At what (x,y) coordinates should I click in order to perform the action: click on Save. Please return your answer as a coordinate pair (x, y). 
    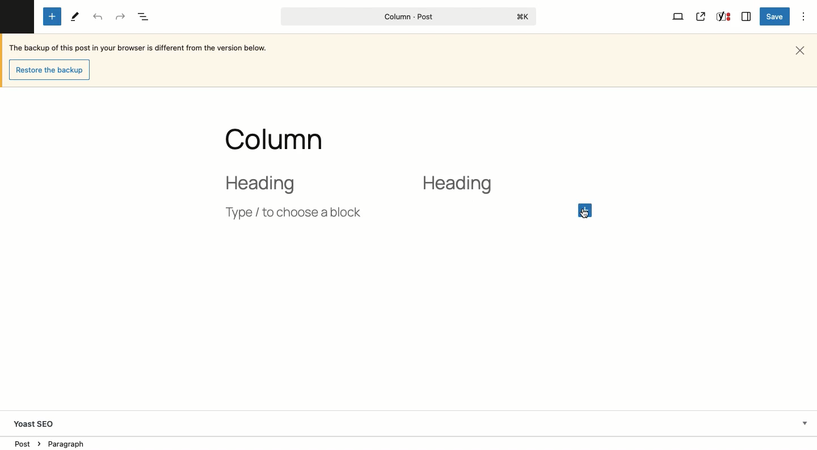
    Looking at the image, I should click on (776, 17).